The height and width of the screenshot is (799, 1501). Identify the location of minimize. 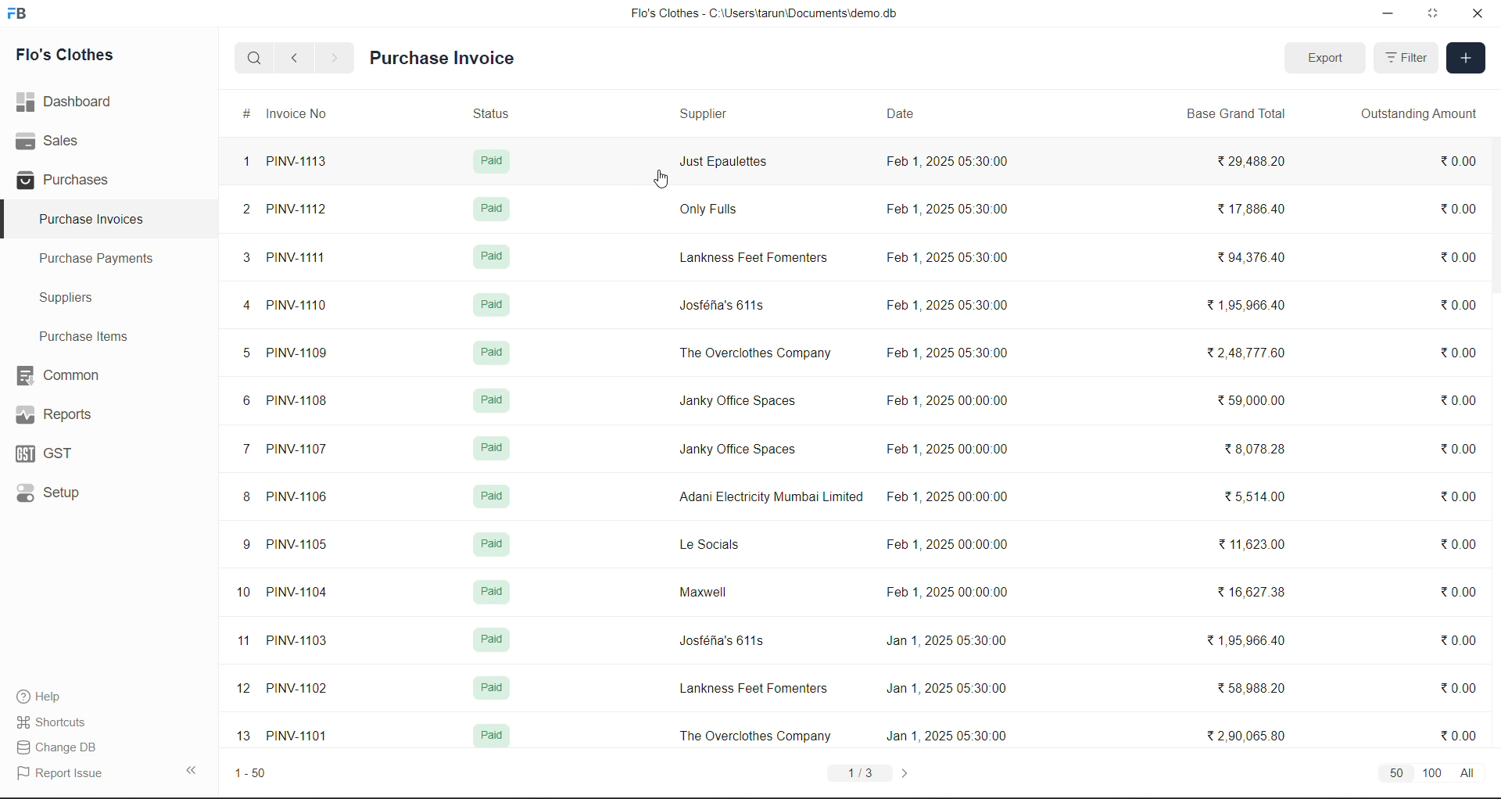
(1392, 13).